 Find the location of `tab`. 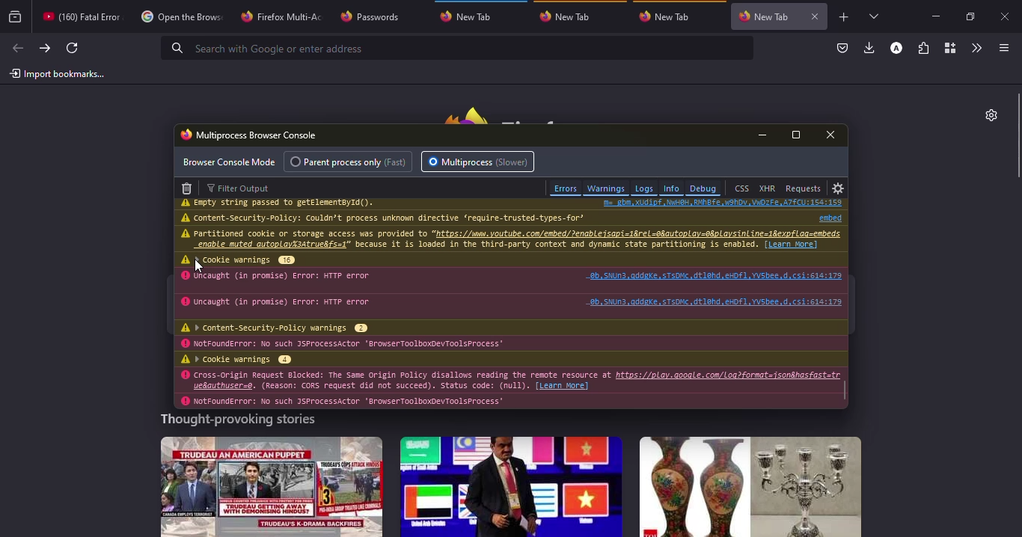

tab is located at coordinates (180, 18).